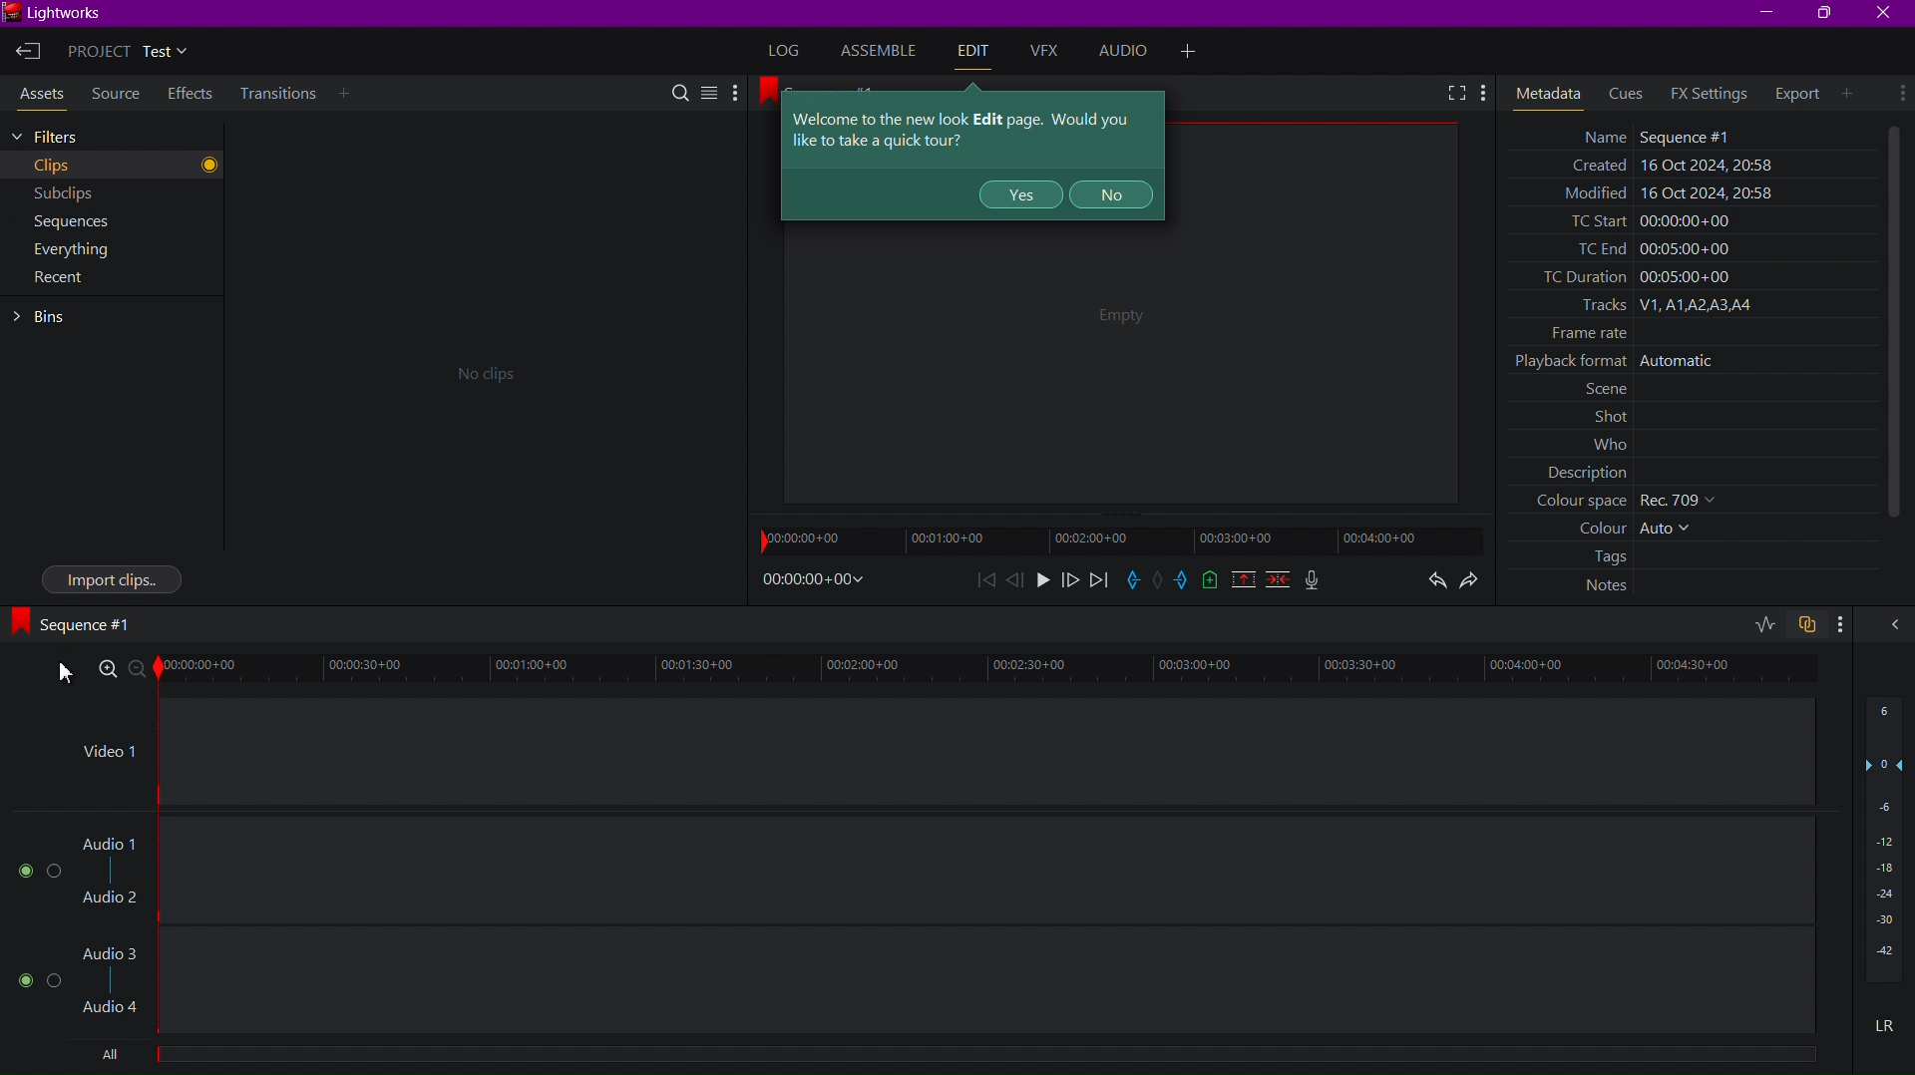 This screenshot has width=1915, height=1075. I want to click on VFX, so click(1044, 52).